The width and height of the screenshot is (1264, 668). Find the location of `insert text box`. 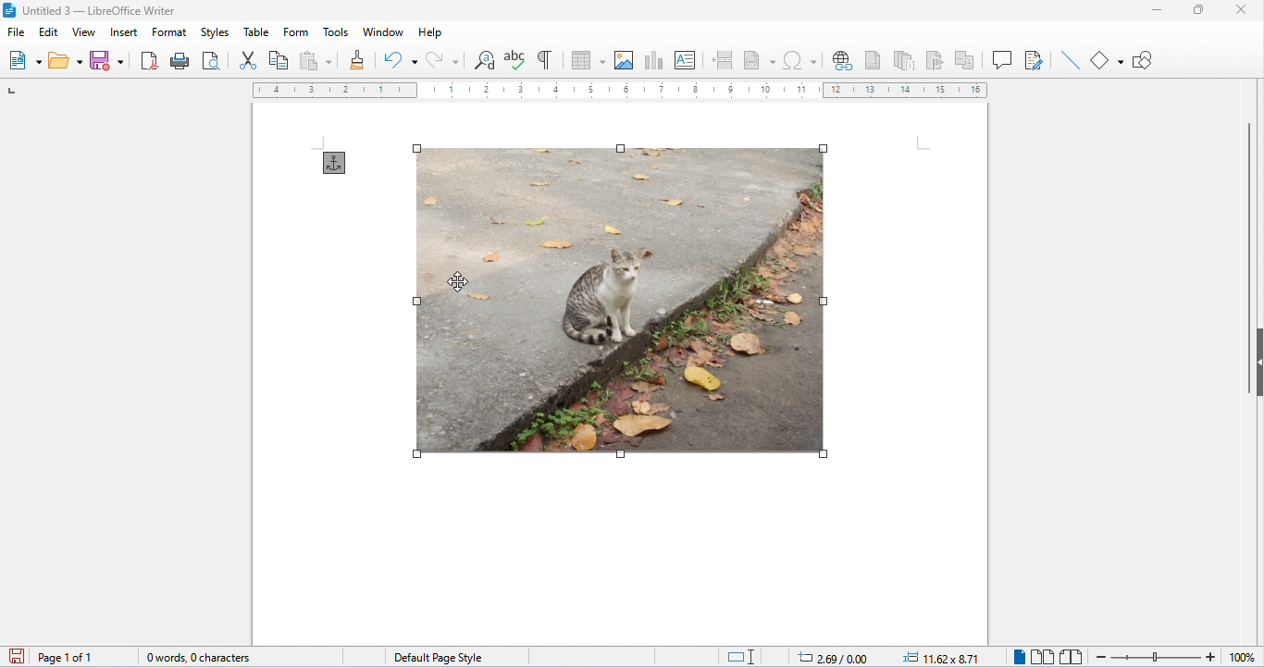

insert text box is located at coordinates (687, 61).